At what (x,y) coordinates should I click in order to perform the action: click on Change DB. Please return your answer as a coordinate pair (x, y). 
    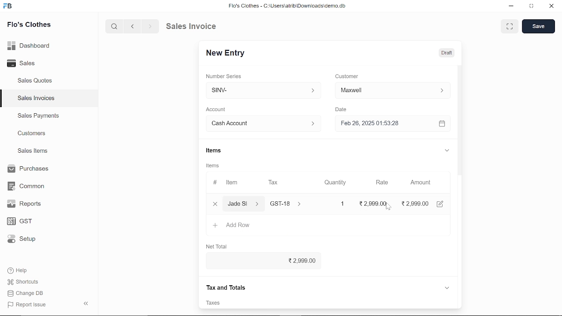
    Looking at the image, I should click on (28, 293).